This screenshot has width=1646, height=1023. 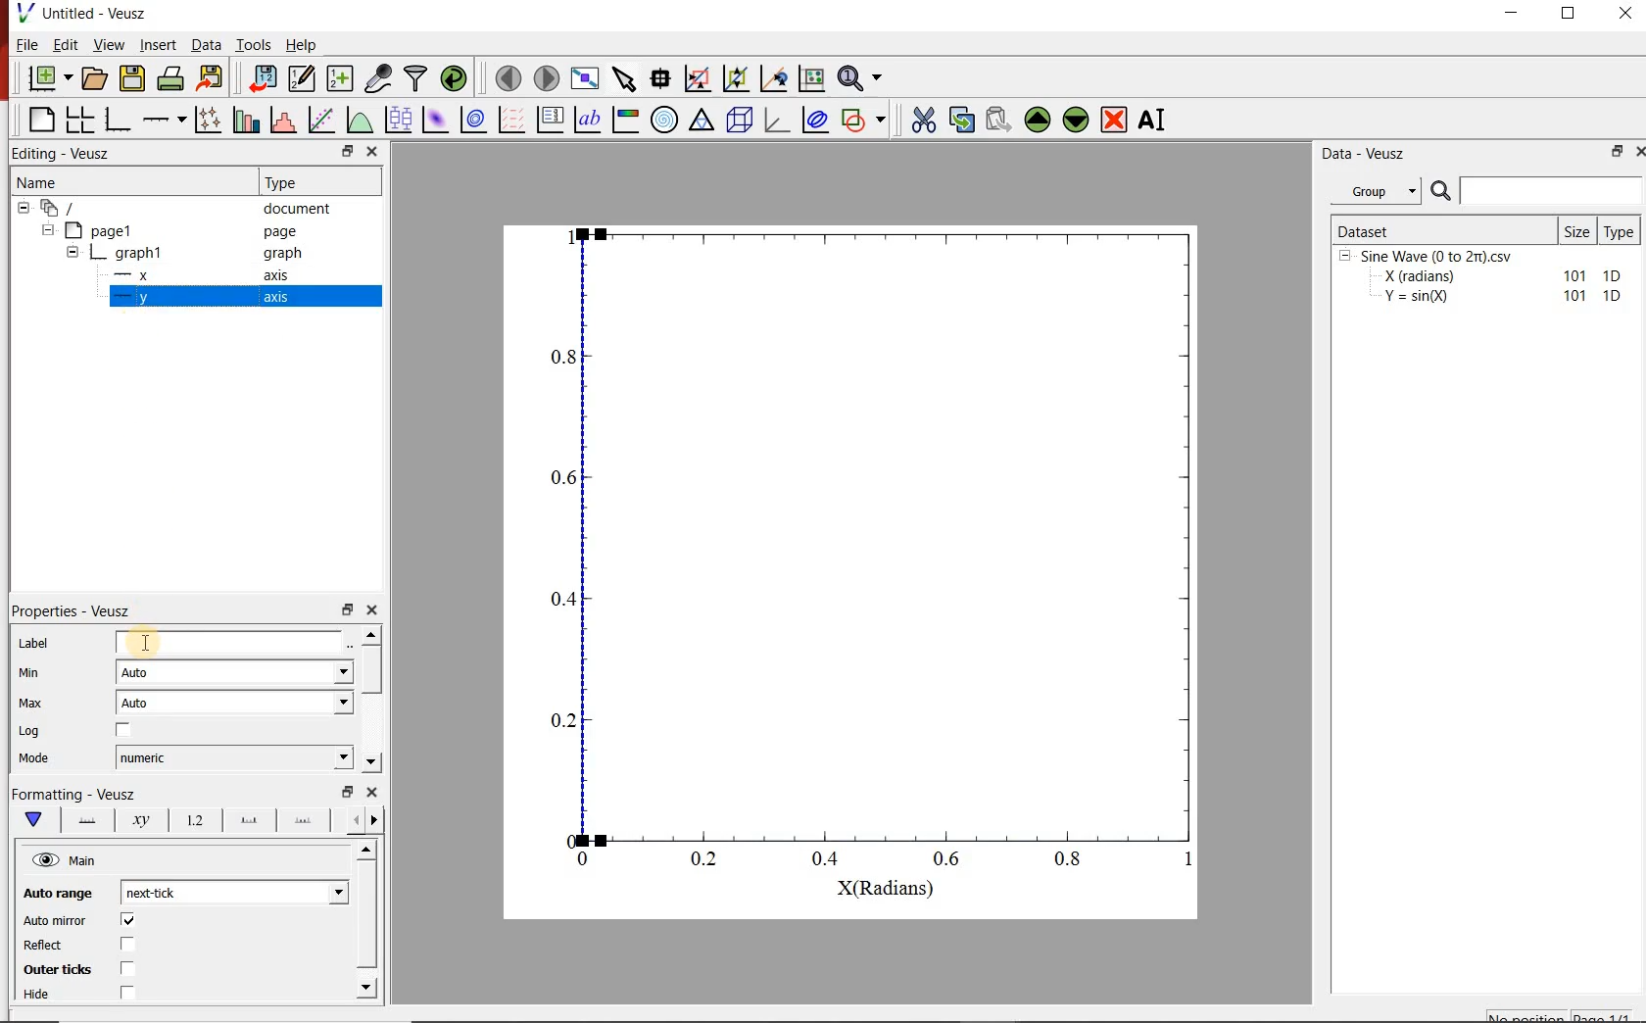 What do you see at coordinates (50, 79) in the screenshot?
I see `new document` at bounding box center [50, 79].